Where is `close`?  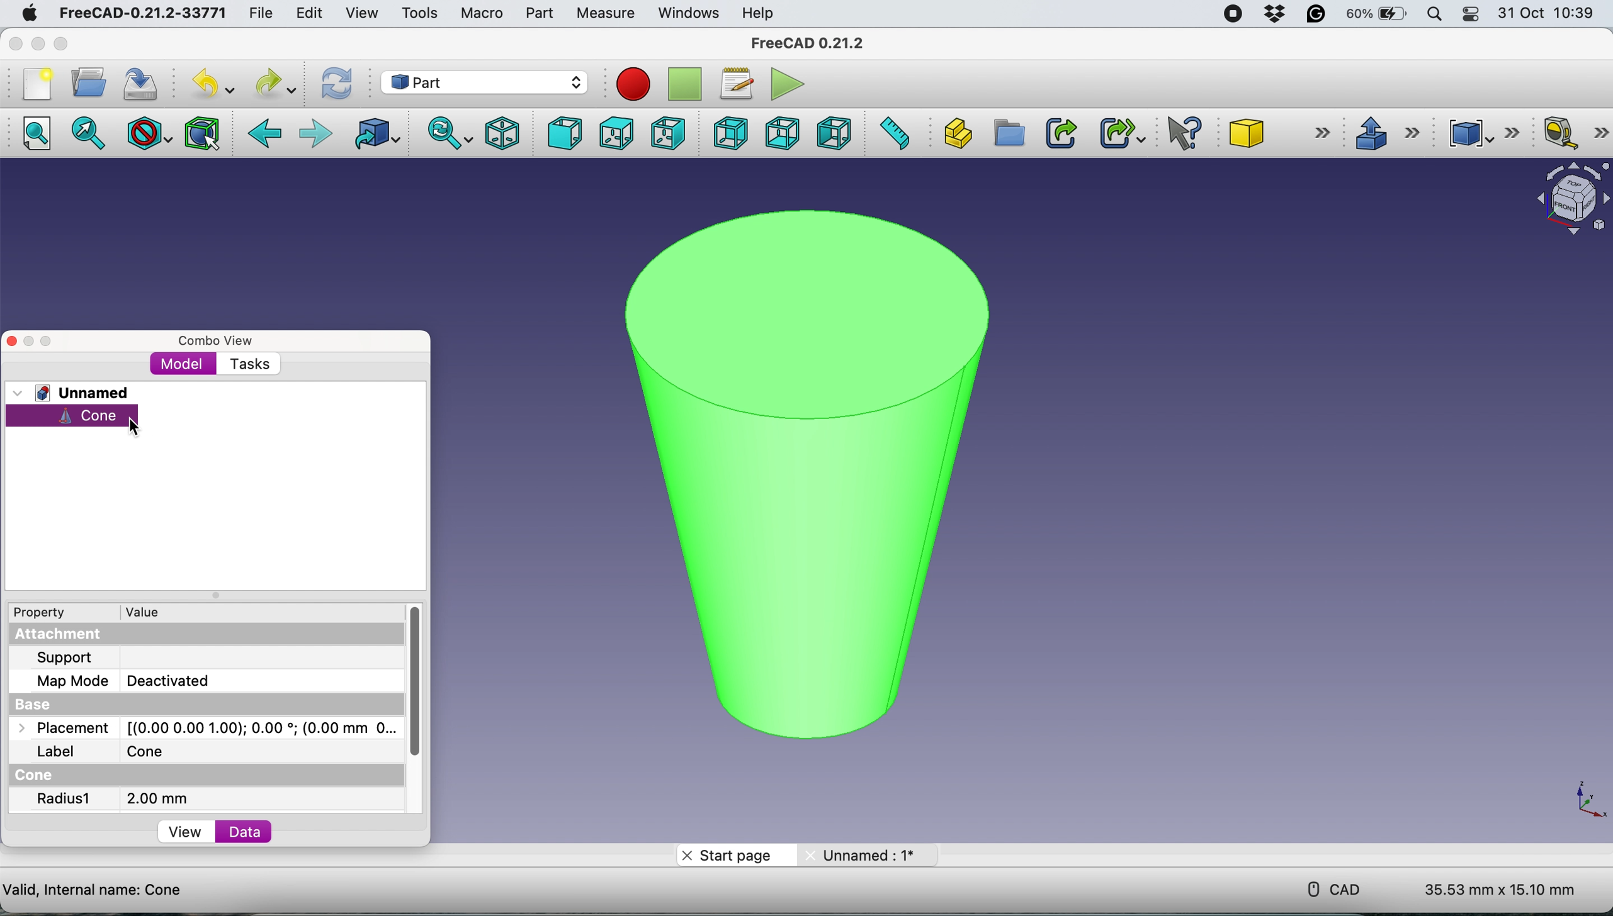
close is located at coordinates (18, 44).